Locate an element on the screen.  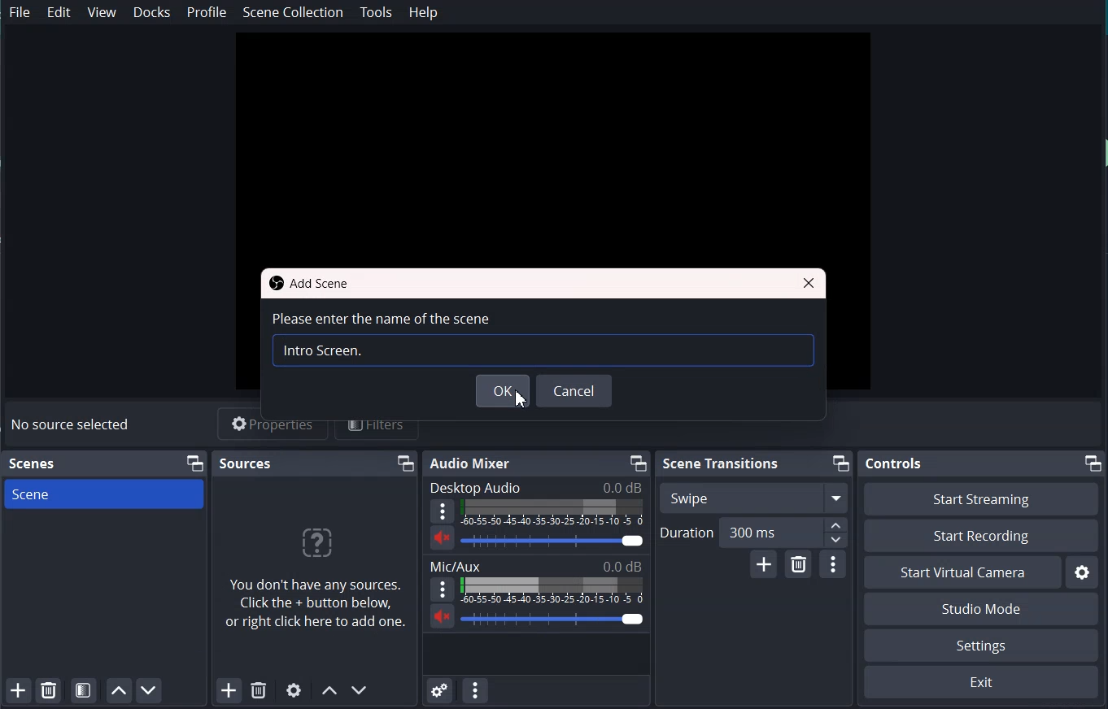
Remove Selected Scene is located at coordinates (49, 689).